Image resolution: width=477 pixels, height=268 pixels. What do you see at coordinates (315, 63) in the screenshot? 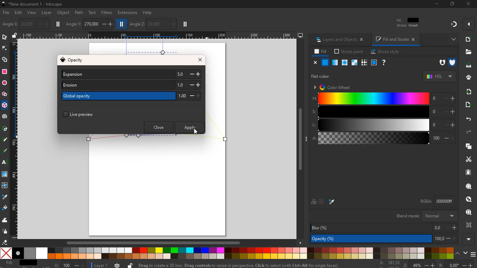
I see `close` at bounding box center [315, 63].